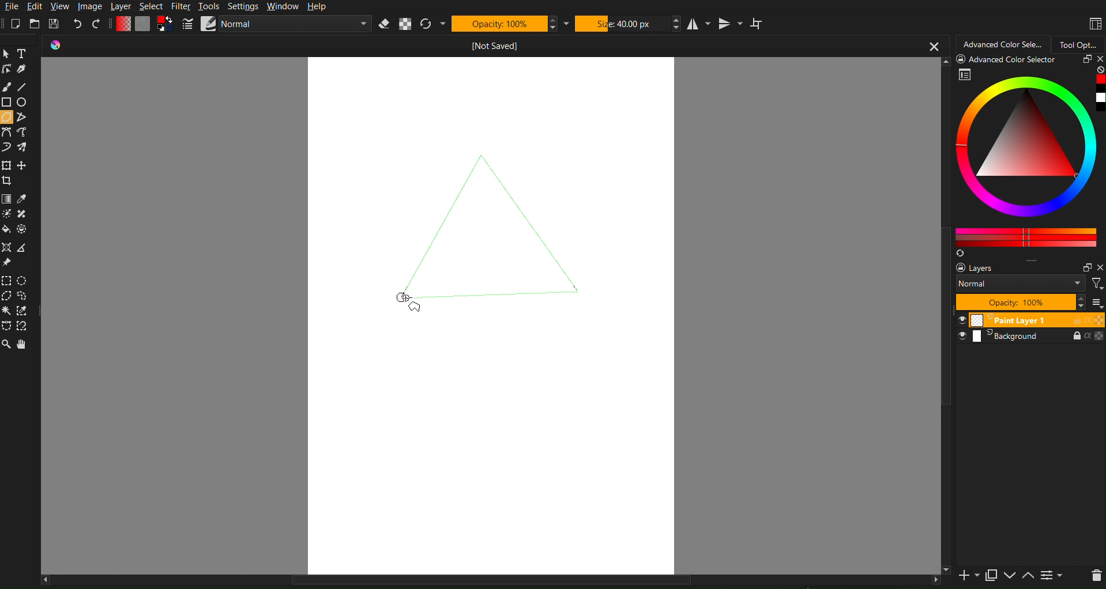 This screenshot has height=589, width=1106. What do you see at coordinates (277, 25) in the screenshot?
I see `Brush Settings` at bounding box center [277, 25].